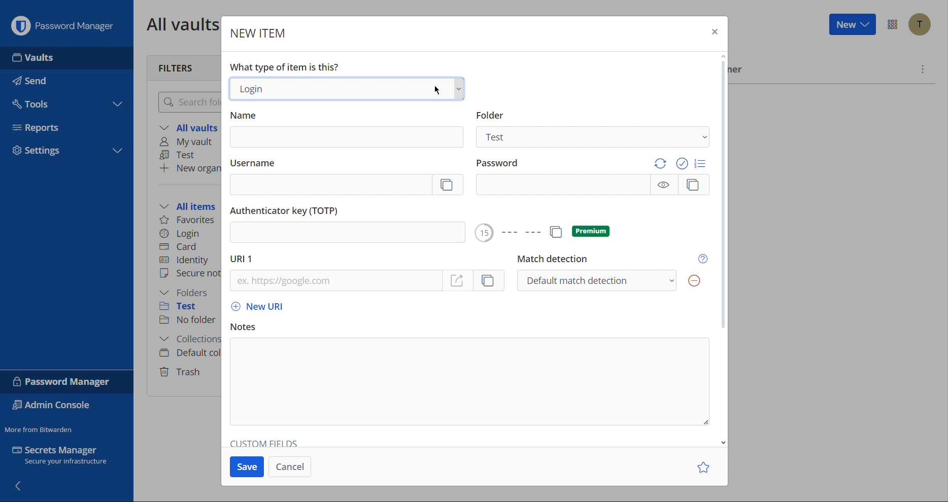 This screenshot has height=502, width=948. I want to click on Owner, so click(735, 69).